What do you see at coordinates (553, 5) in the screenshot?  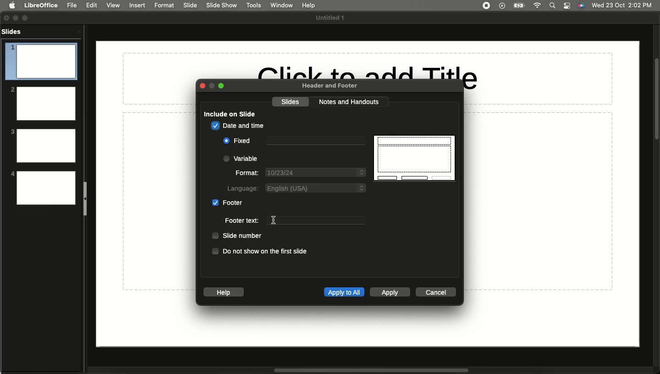 I see `Search` at bounding box center [553, 5].